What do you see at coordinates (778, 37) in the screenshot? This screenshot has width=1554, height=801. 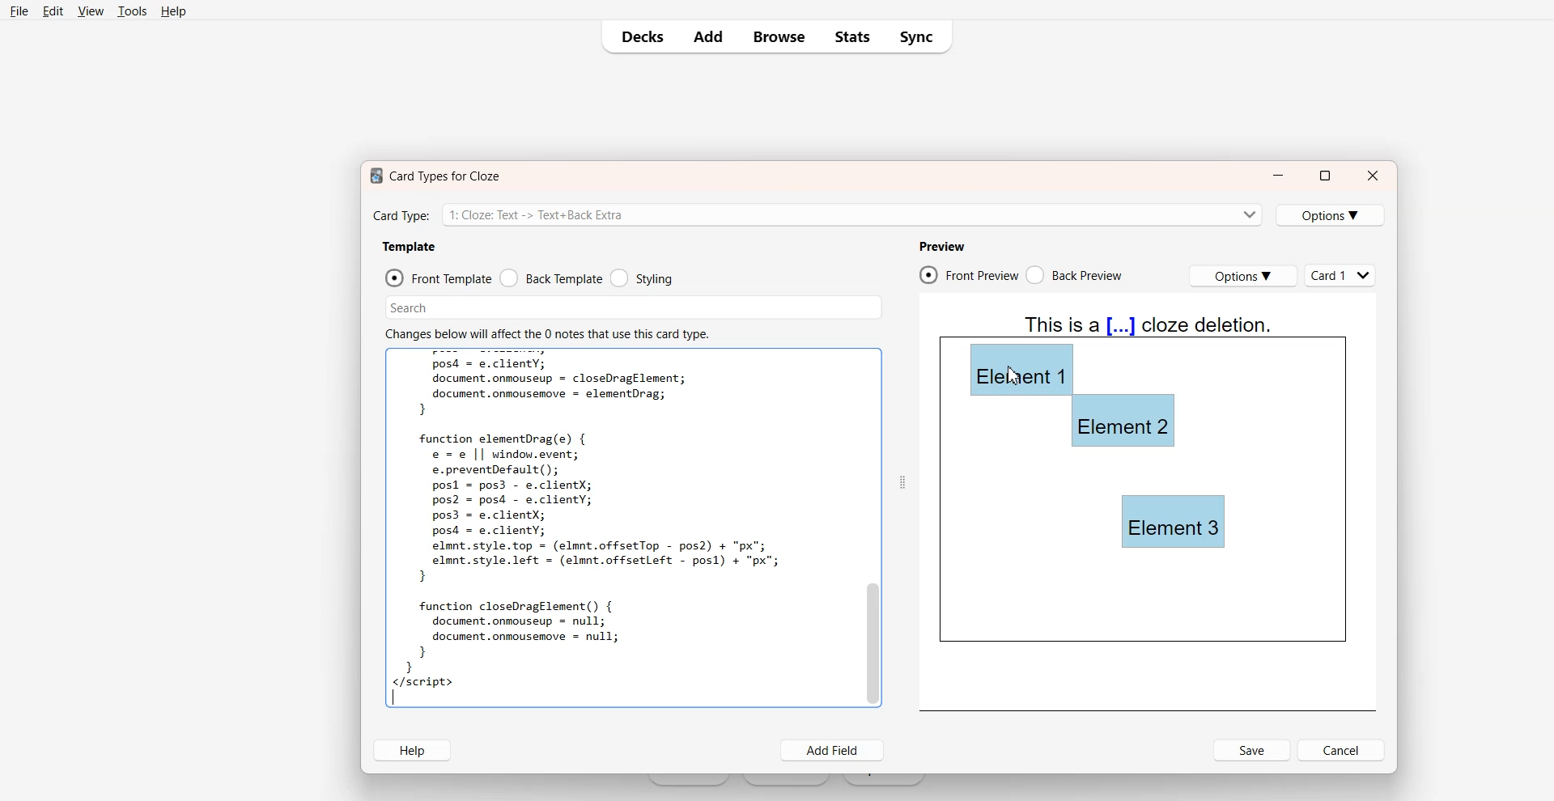 I see `Browse` at bounding box center [778, 37].